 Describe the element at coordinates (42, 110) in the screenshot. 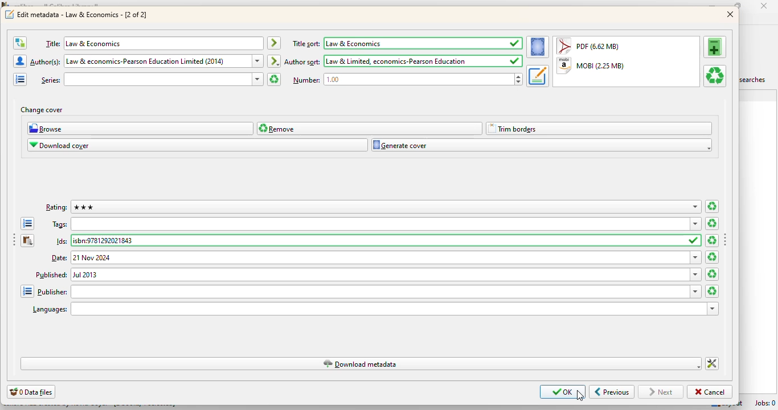

I see `change cover` at that location.